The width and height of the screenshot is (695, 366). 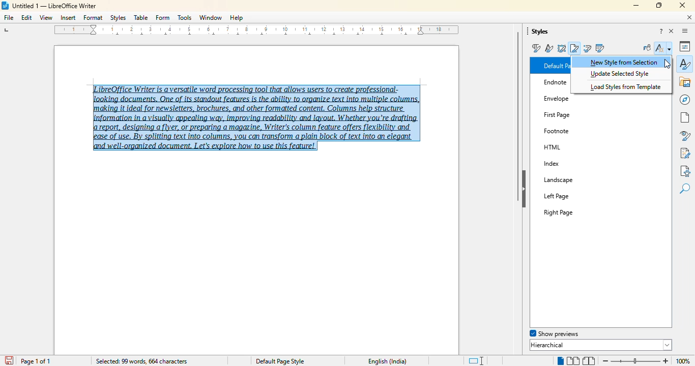 I want to click on ruler, so click(x=258, y=32).